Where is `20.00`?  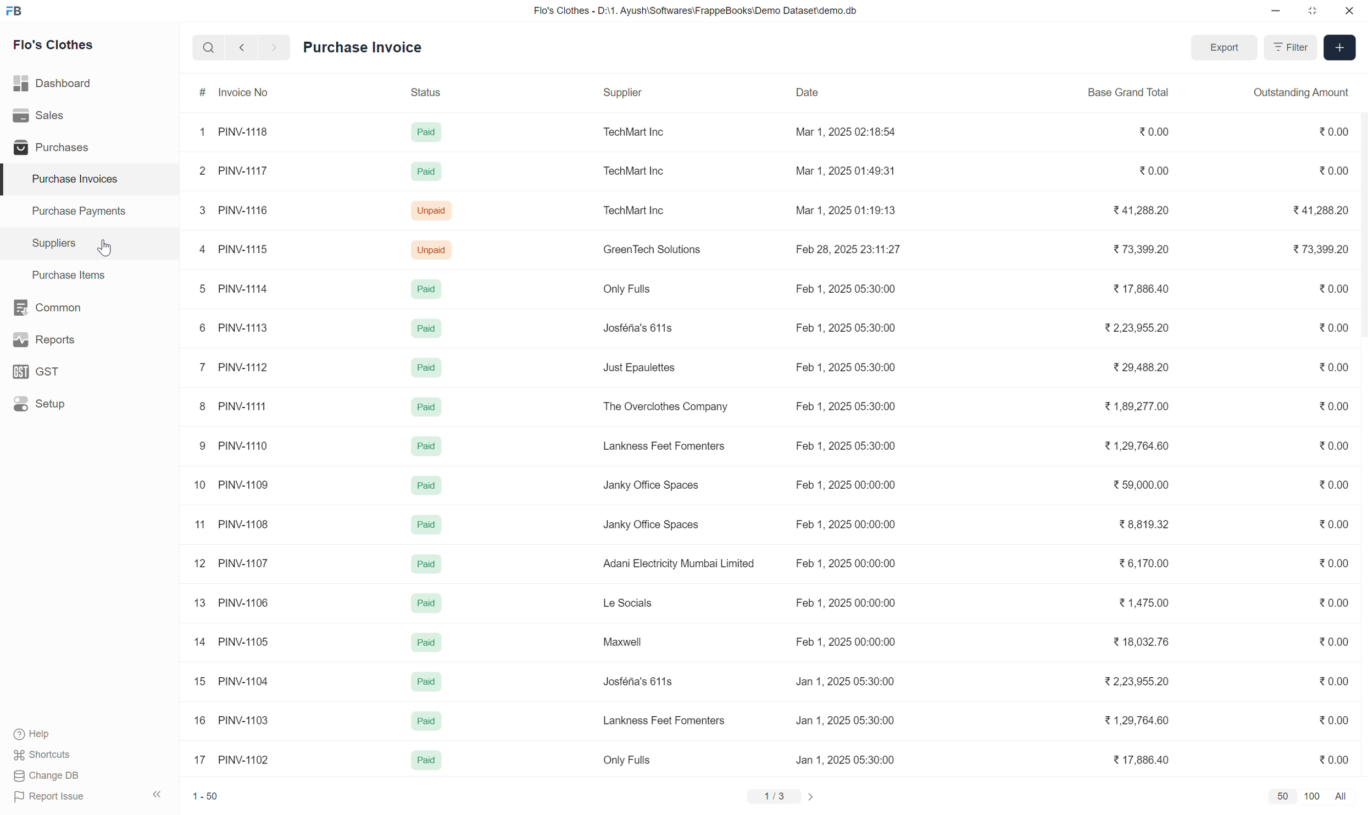 20.00 is located at coordinates (1152, 168).